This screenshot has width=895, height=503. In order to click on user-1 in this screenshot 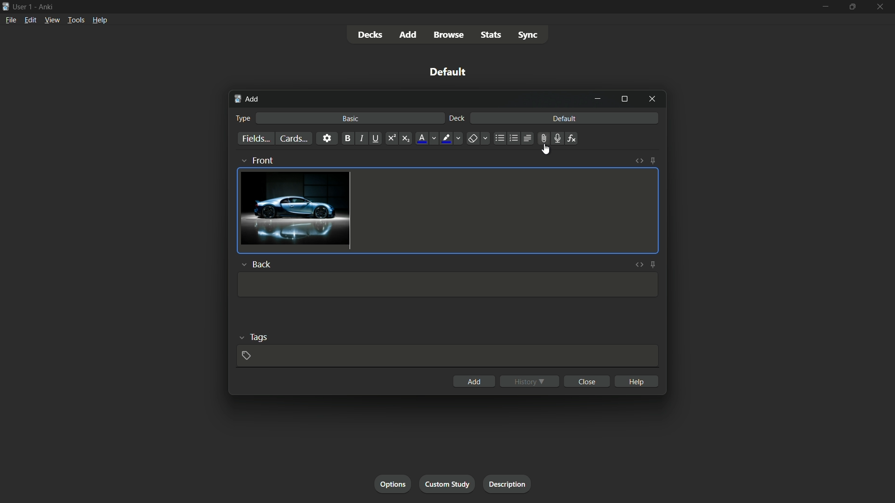, I will do `click(23, 6)`.